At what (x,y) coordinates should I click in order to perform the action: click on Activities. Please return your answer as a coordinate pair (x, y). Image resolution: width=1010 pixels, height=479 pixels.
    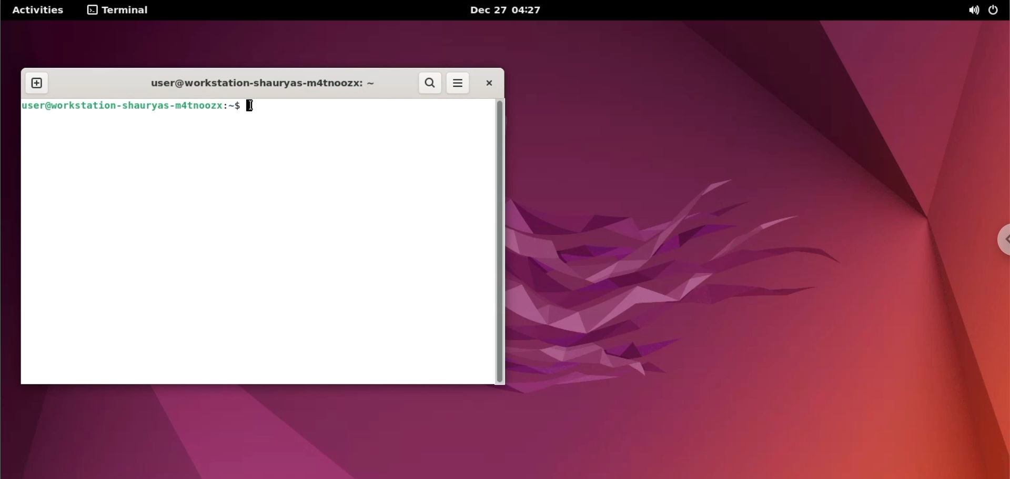
    Looking at the image, I should click on (39, 9).